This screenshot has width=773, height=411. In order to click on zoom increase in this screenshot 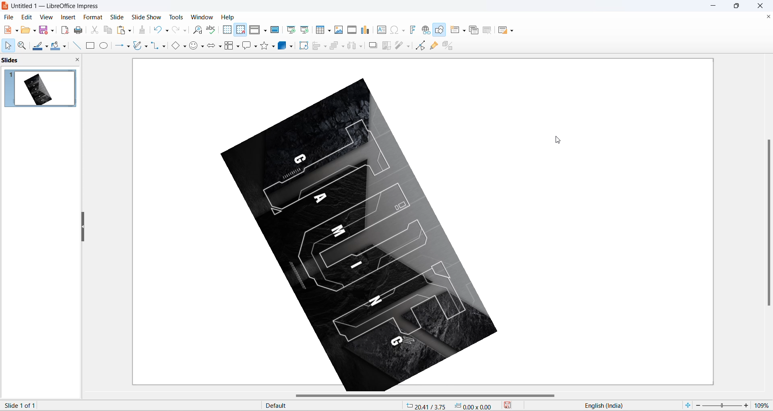, I will do `click(747, 405)`.